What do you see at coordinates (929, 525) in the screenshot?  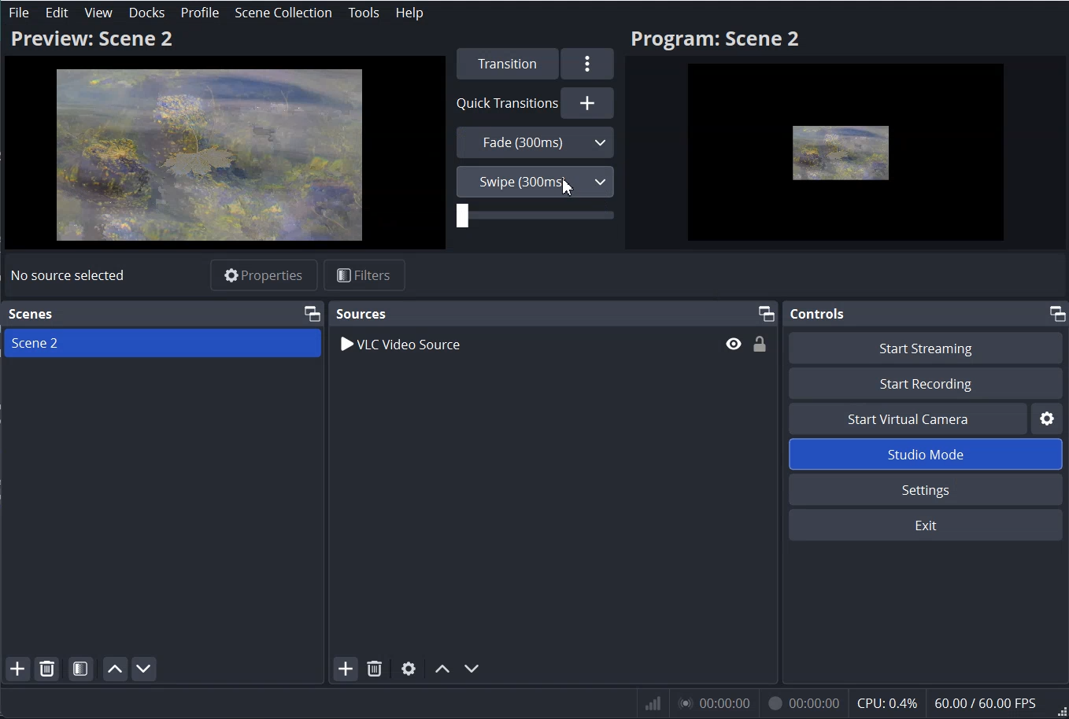 I see `Exit` at bounding box center [929, 525].